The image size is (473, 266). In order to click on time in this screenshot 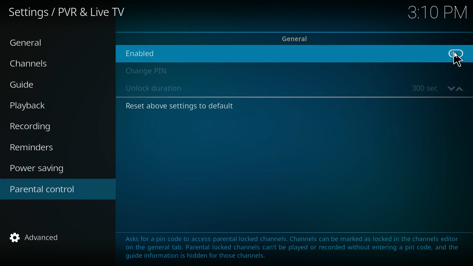, I will do `click(438, 88)`.